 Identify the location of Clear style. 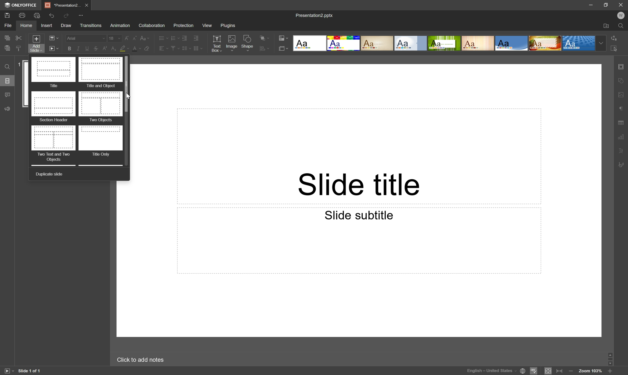
(147, 50).